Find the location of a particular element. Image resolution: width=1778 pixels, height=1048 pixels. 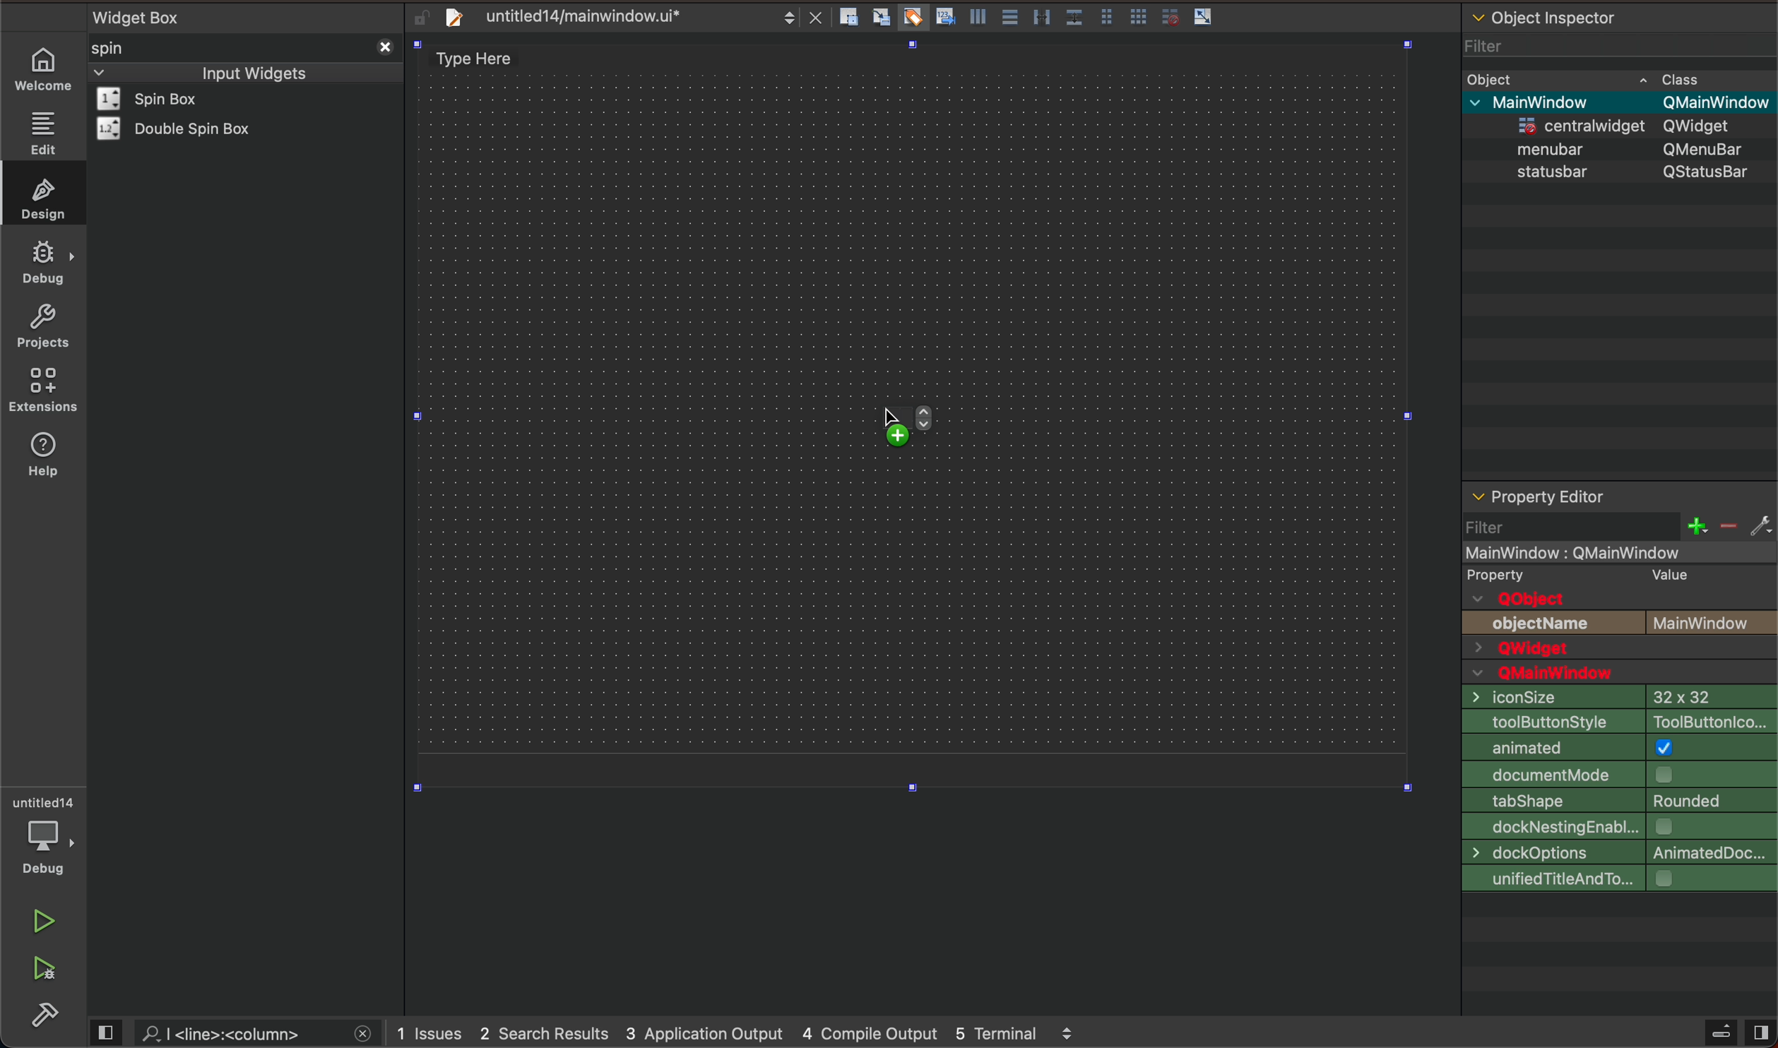

icon size is located at coordinates (1615, 696).